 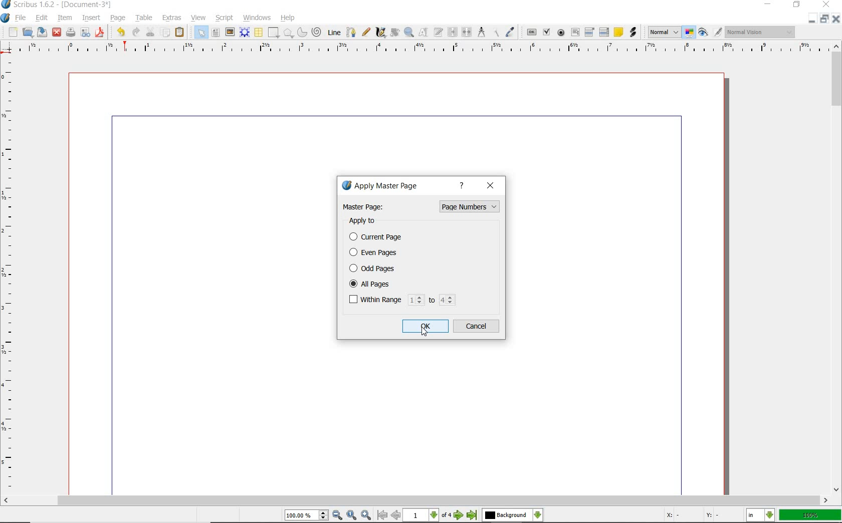 What do you see at coordinates (546, 32) in the screenshot?
I see `pdf check box` at bounding box center [546, 32].